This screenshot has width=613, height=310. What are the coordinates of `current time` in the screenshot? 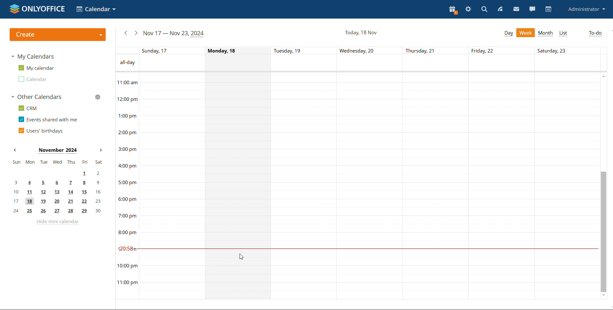 It's located at (367, 249).